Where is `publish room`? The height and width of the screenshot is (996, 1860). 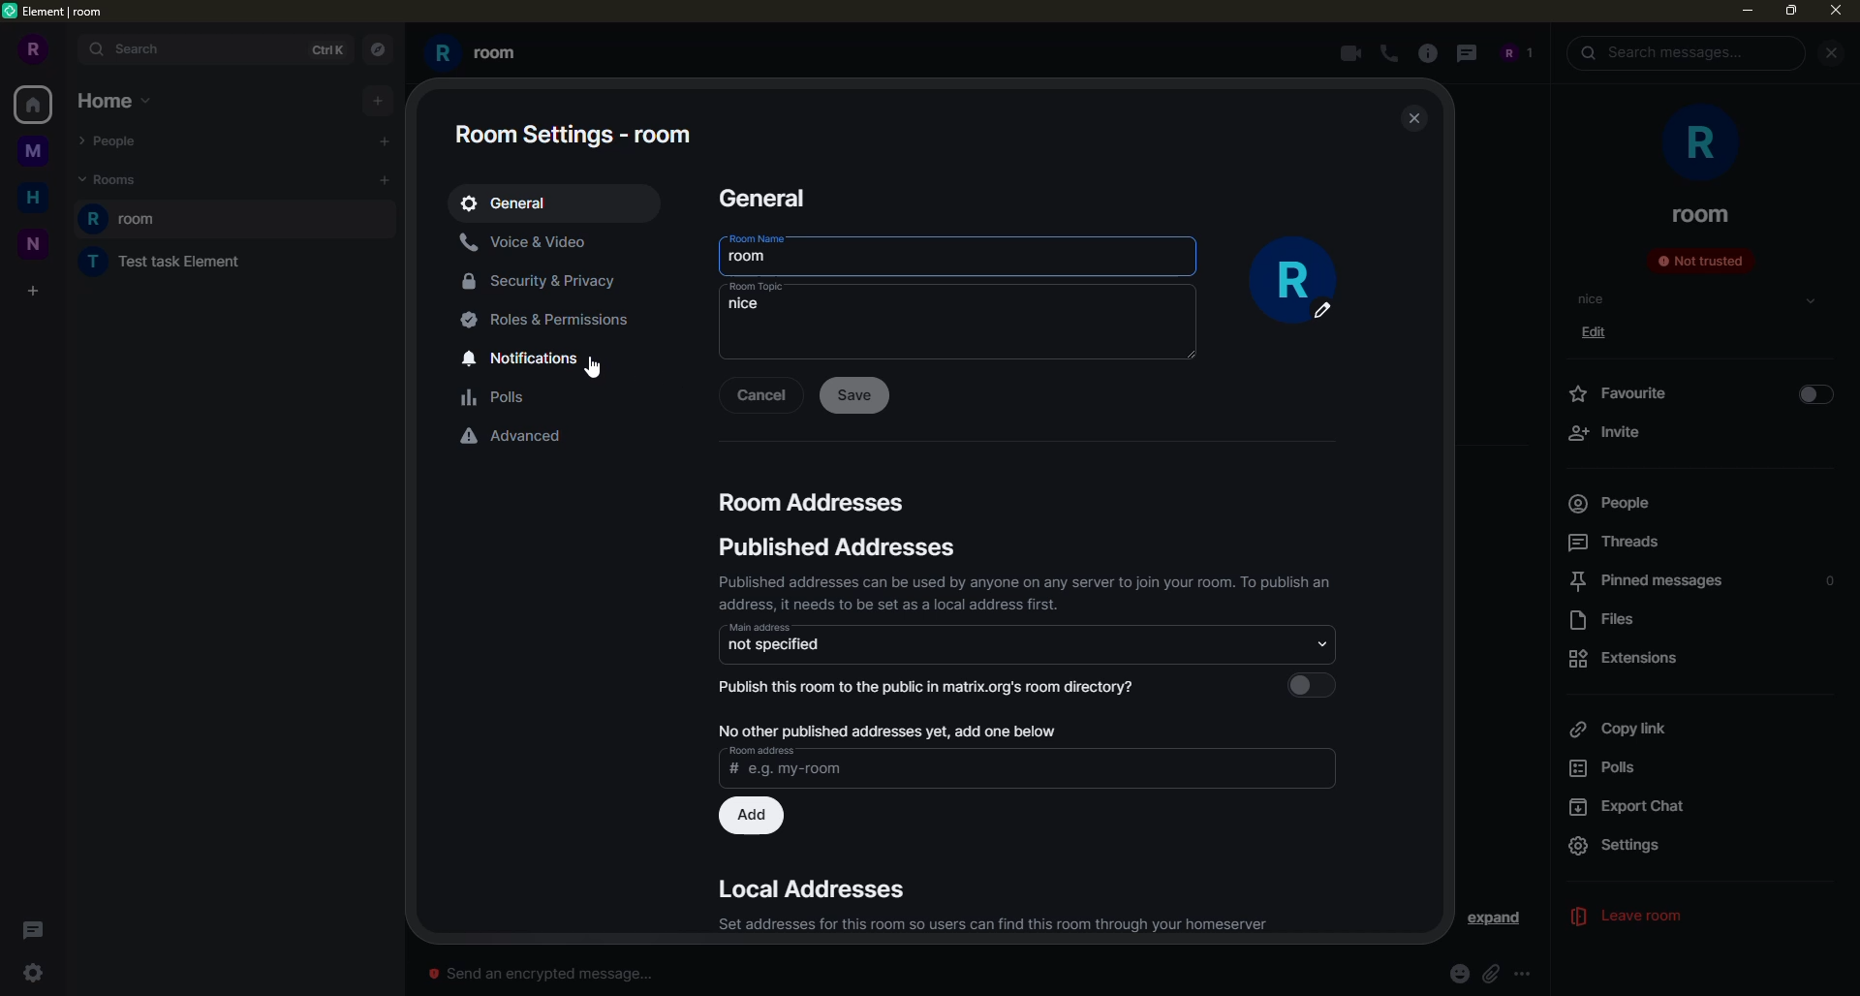 publish room is located at coordinates (939, 690).